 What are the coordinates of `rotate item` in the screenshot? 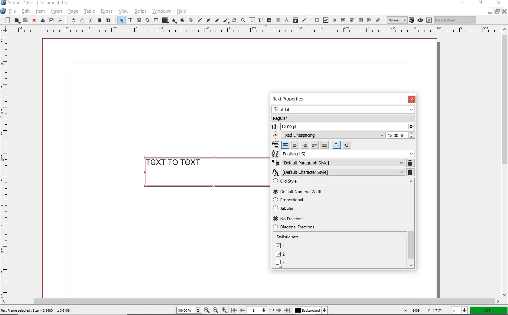 It's located at (234, 21).